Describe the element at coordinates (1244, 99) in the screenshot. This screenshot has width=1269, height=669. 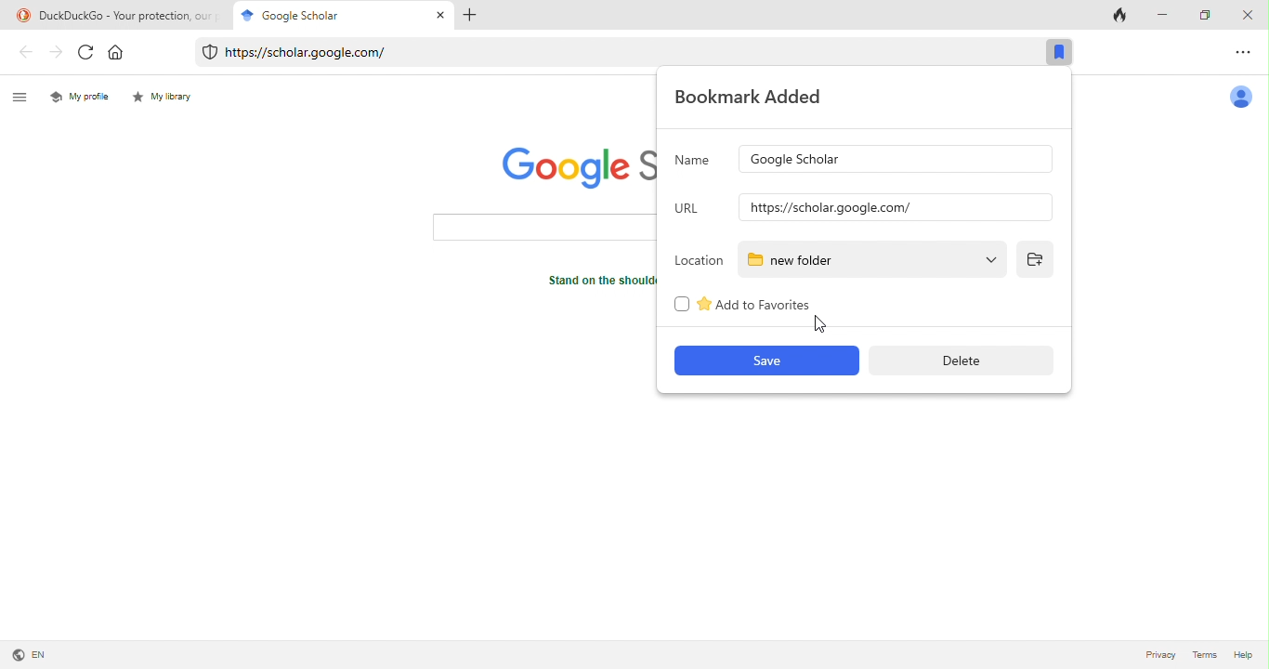
I see `account` at that location.